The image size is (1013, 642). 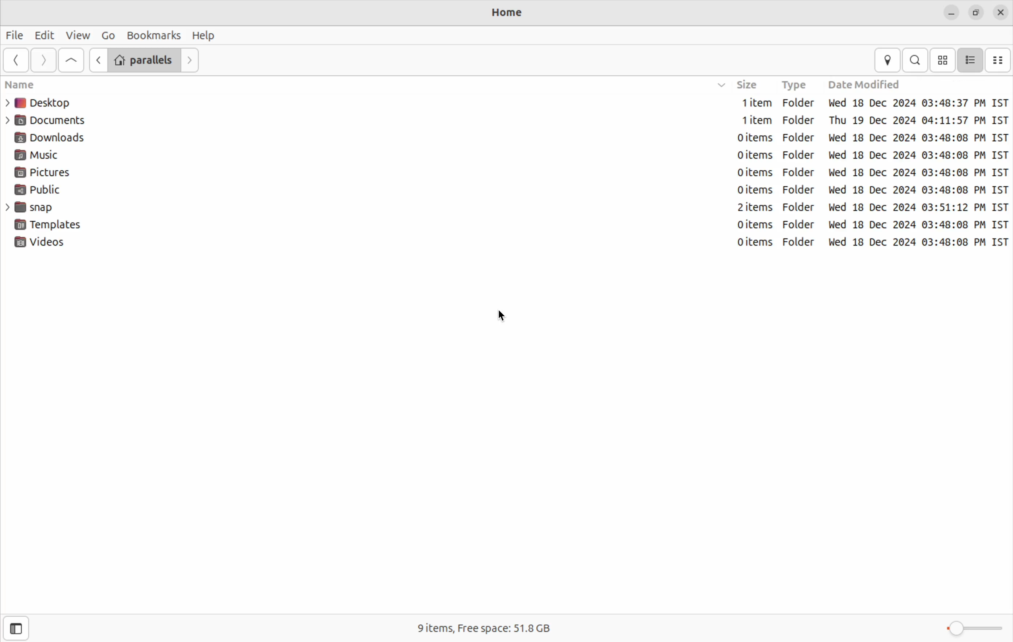 I want to click on Type, so click(x=793, y=84).